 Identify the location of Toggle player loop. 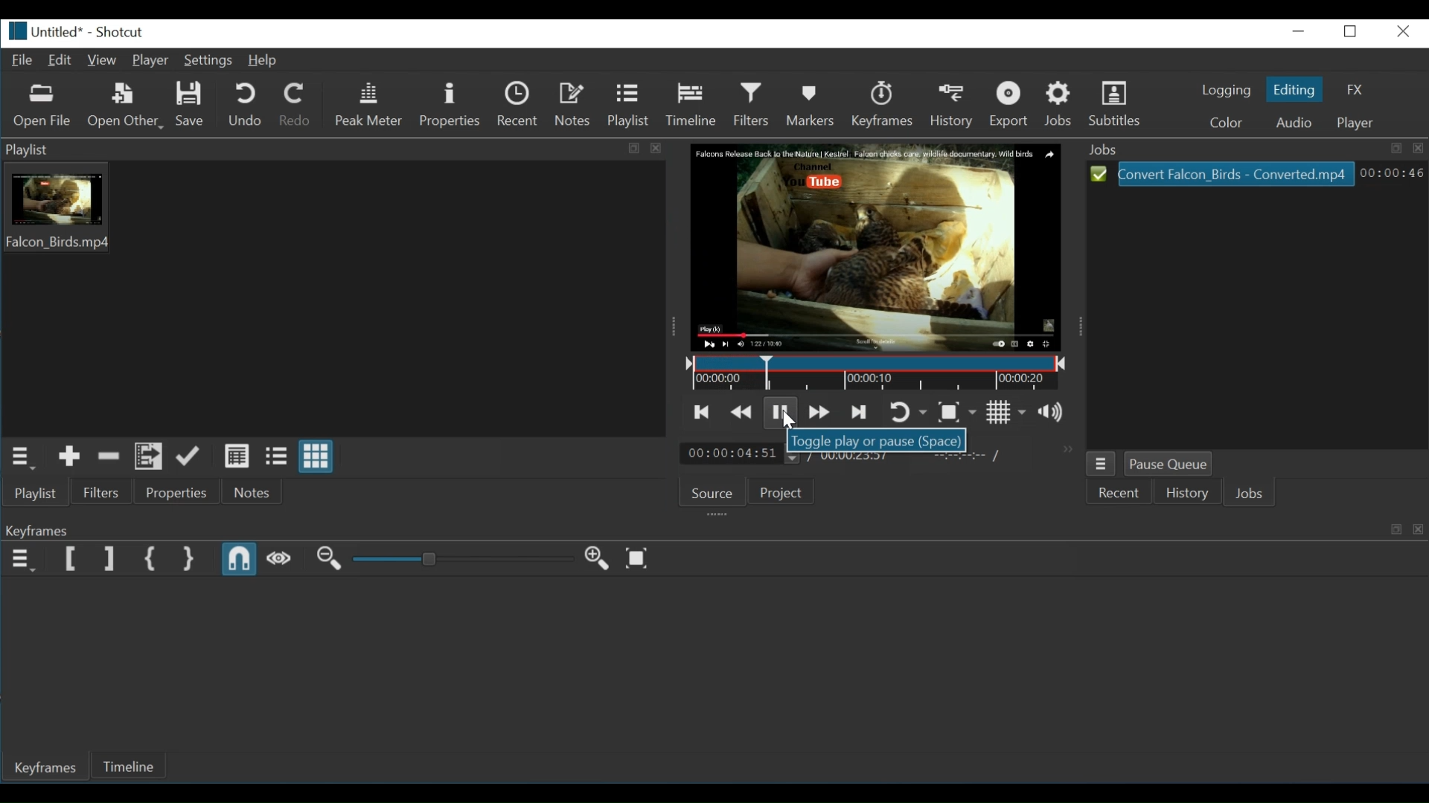
(906, 413).